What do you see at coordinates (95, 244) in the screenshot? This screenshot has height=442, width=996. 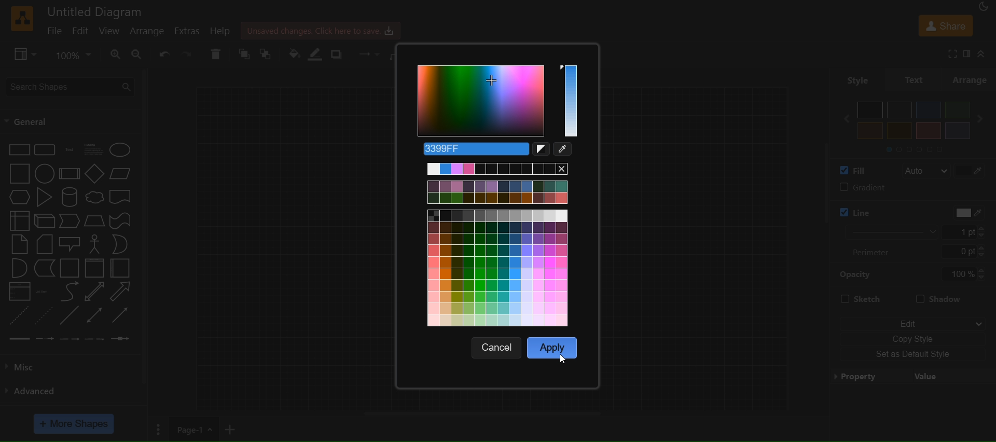 I see `actor` at bounding box center [95, 244].